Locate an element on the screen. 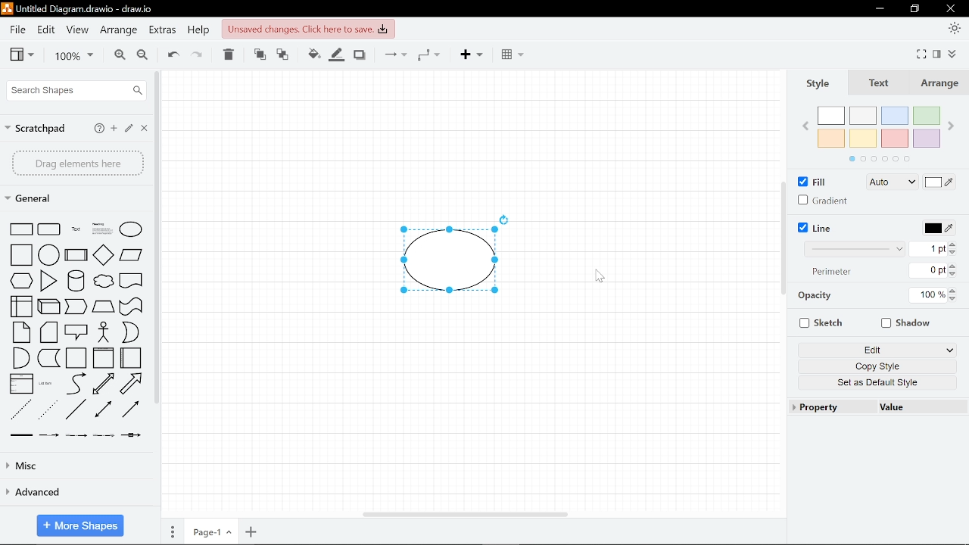 The width and height of the screenshot is (969, 545). Tooltip added is located at coordinates (465, 259).